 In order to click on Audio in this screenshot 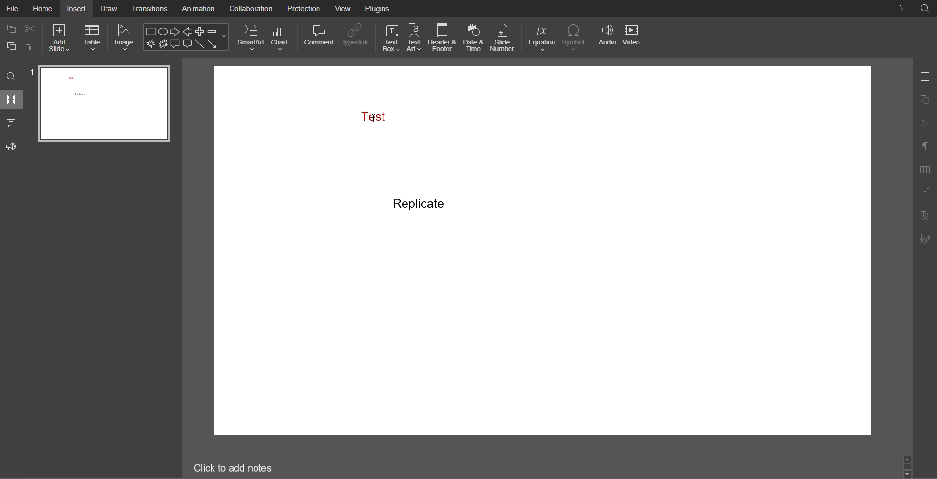, I will do `click(607, 38)`.